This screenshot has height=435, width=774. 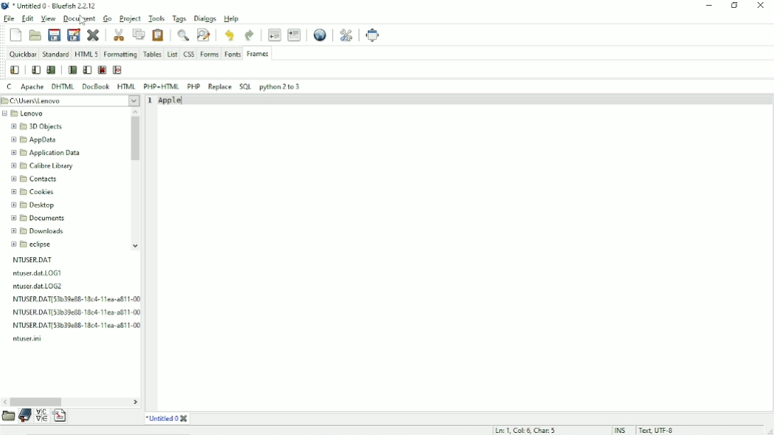 What do you see at coordinates (33, 244) in the screenshot?
I see `eclipse` at bounding box center [33, 244].